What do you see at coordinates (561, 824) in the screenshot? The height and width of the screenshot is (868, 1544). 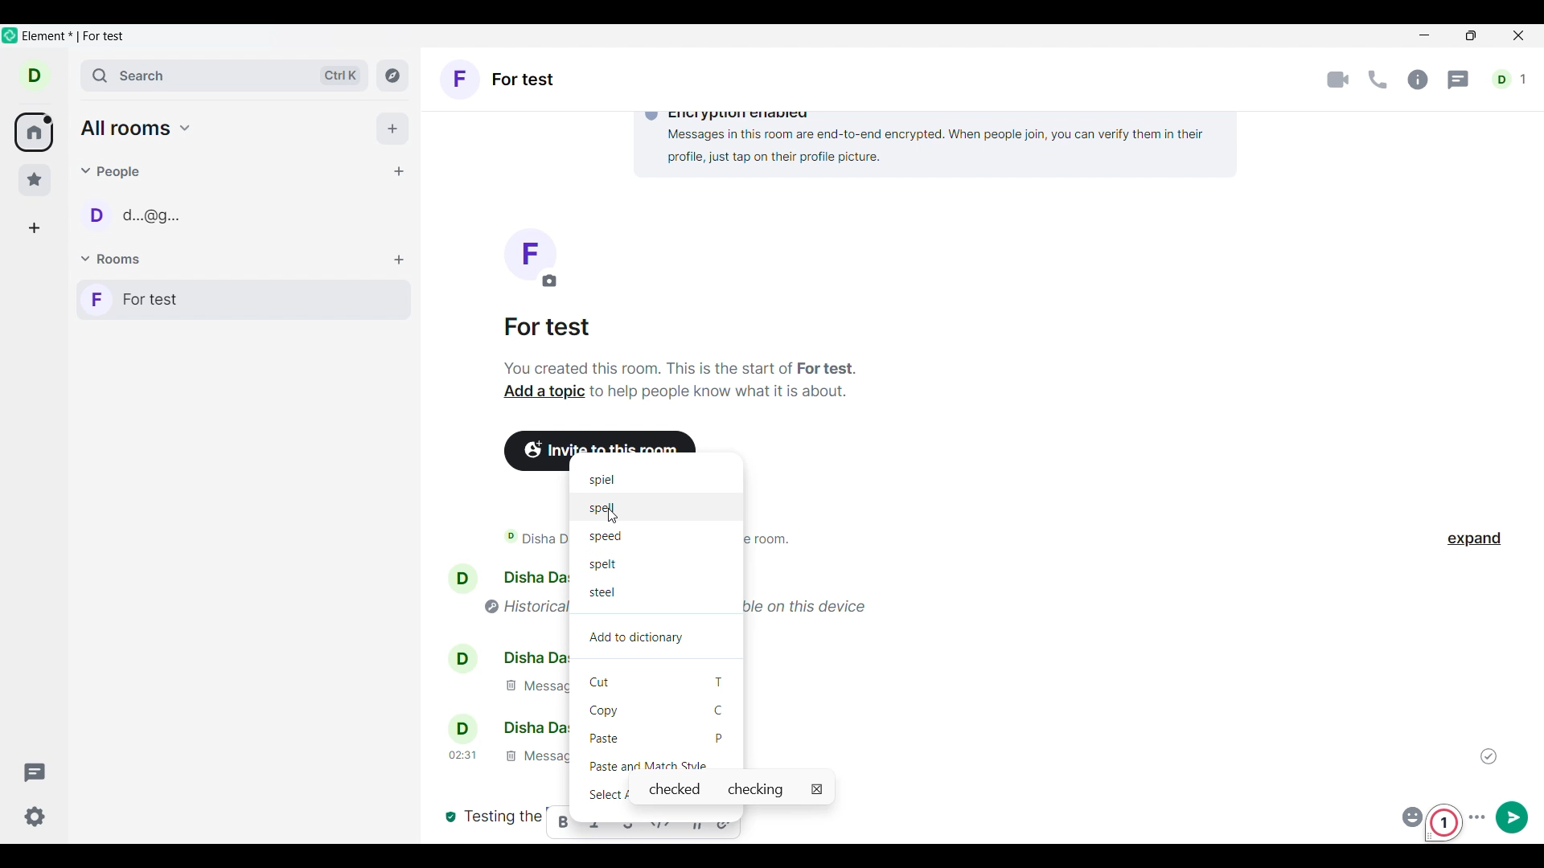 I see `bold` at bounding box center [561, 824].